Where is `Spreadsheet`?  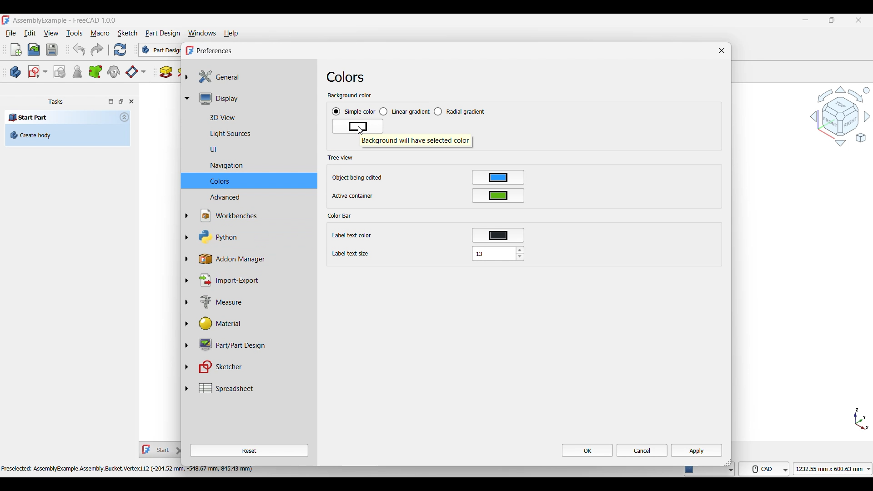 Spreadsheet is located at coordinates (254, 388).